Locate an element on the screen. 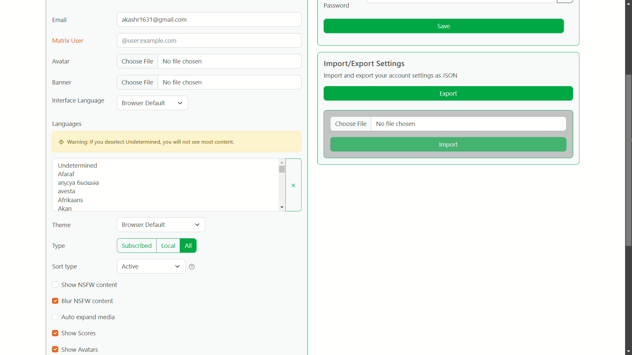 The image size is (632, 355). theme is located at coordinates (62, 225).